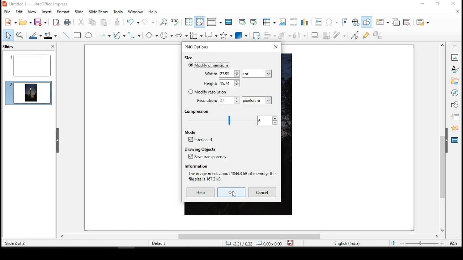 Image resolution: width=463 pixels, height=260 pixels. I want to click on width, so click(221, 74).